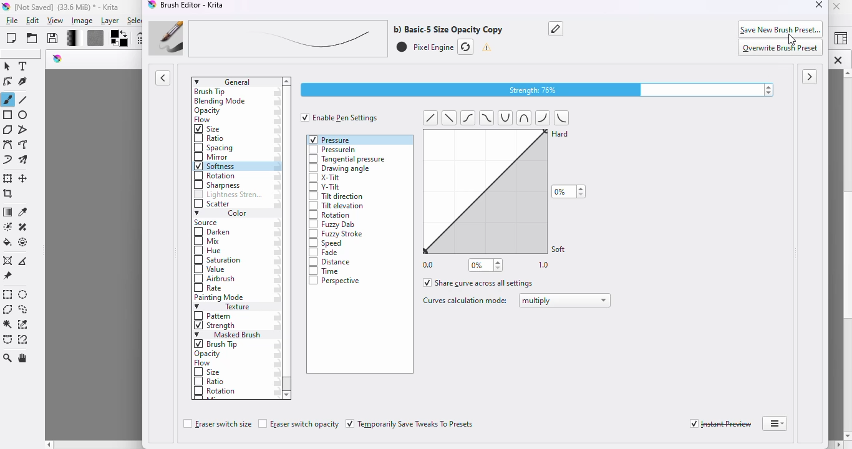 Image resolution: width=852 pixels, height=449 pixels. What do you see at coordinates (569, 191) in the screenshot?
I see `0% ` at bounding box center [569, 191].